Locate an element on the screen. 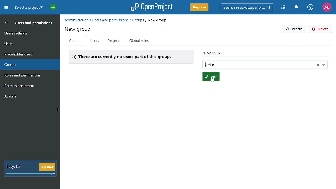  Open project logo is located at coordinates (152, 7).